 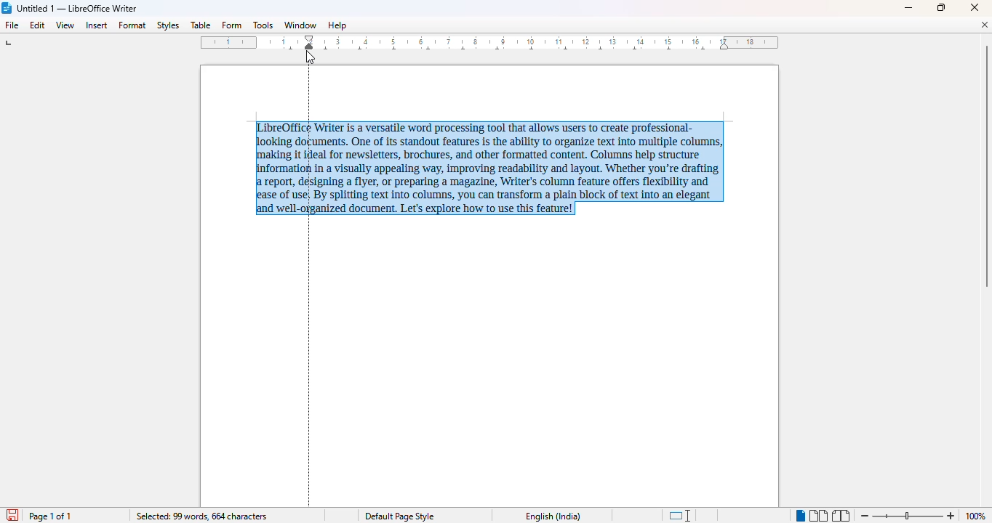 I want to click on standard selection, so click(x=681, y=515).